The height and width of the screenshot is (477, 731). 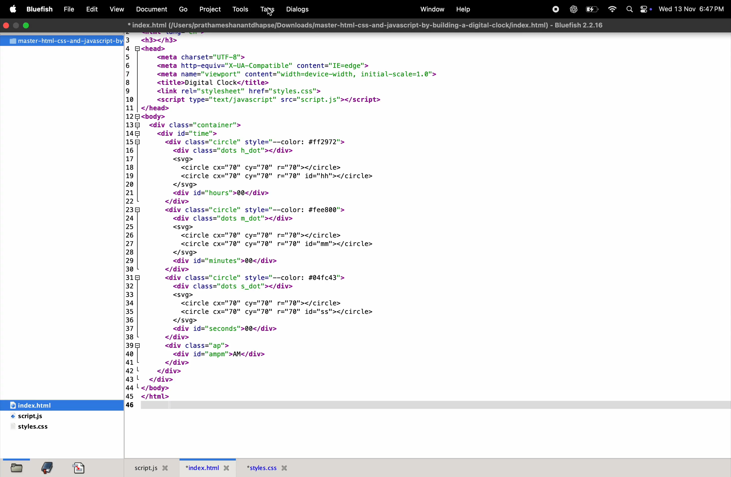 What do you see at coordinates (614, 8) in the screenshot?
I see `wifi` at bounding box center [614, 8].